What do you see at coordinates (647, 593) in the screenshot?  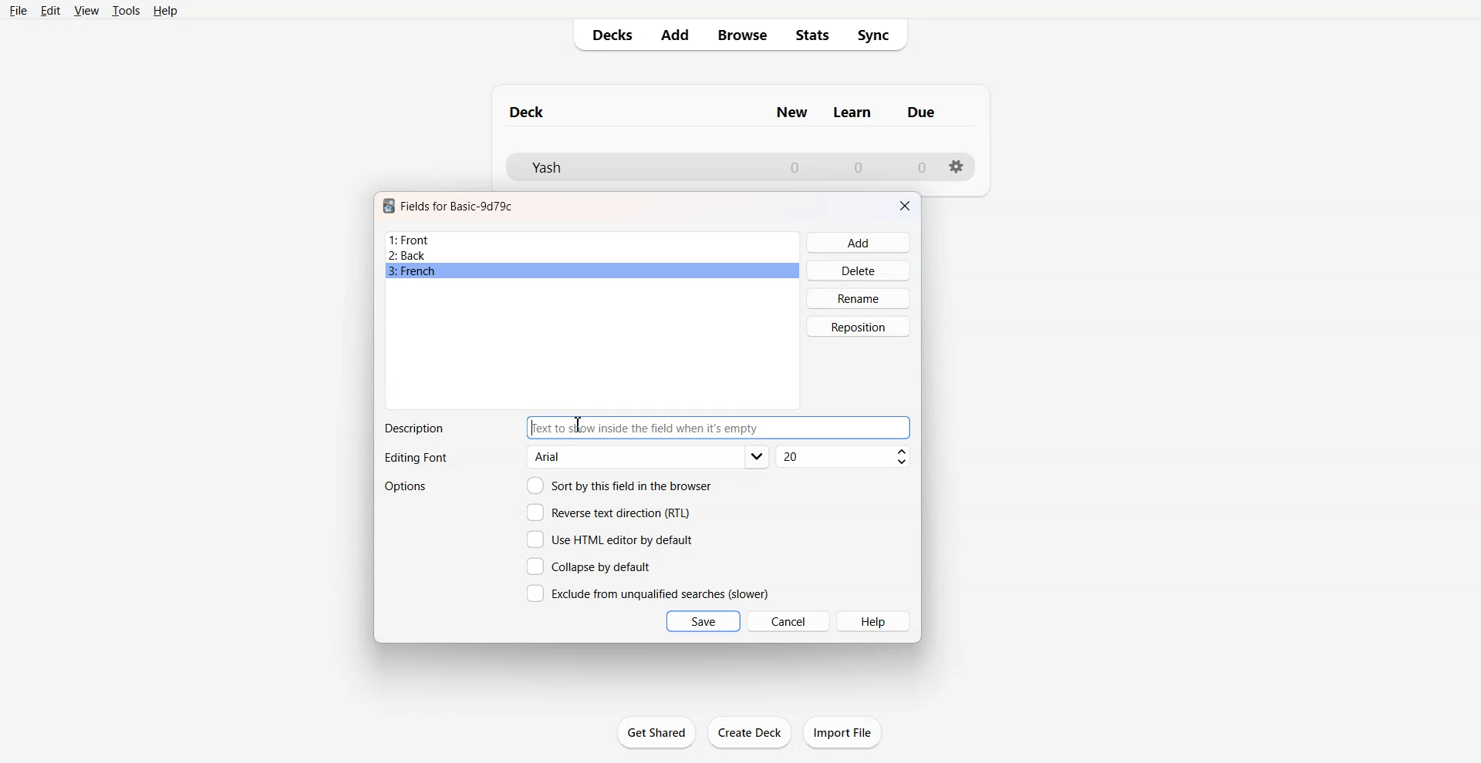 I see `Exclude from unqualified searches (slower)` at bounding box center [647, 593].